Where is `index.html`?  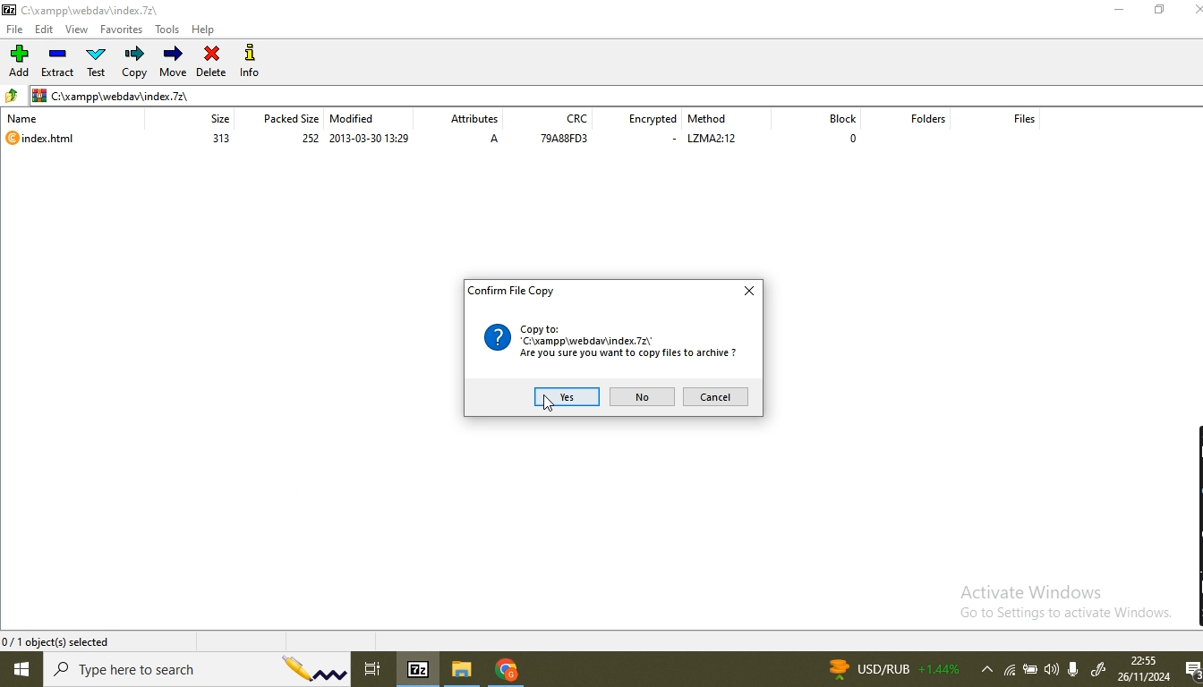
index.html is located at coordinates (51, 139).